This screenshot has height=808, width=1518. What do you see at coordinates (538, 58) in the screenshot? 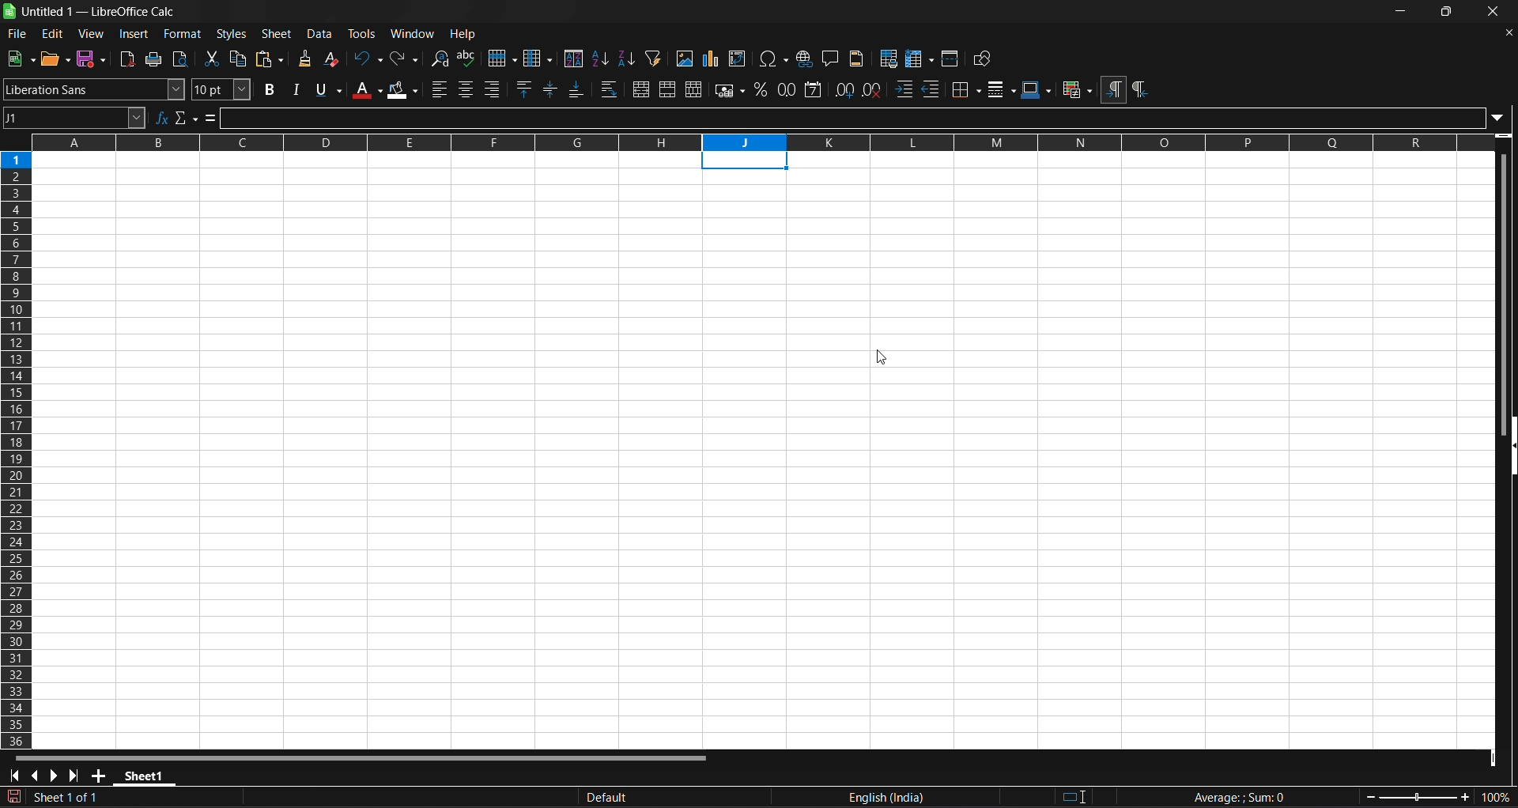
I see `columns` at bounding box center [538, 58].